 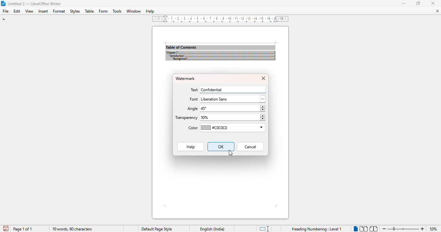 I want to click on color, so click(x=193, y=128).